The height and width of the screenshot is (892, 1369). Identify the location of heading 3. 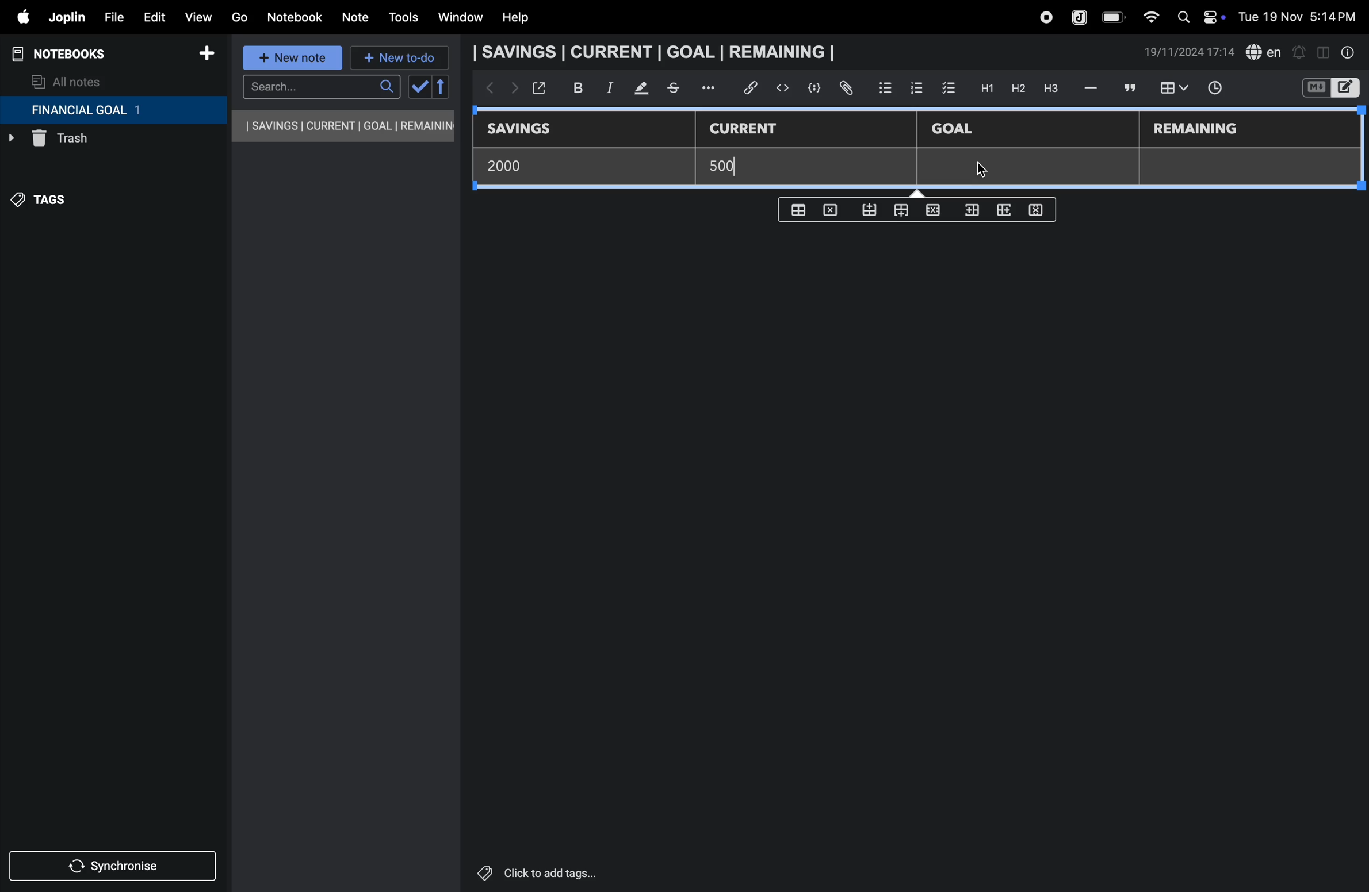
(1051, 89).